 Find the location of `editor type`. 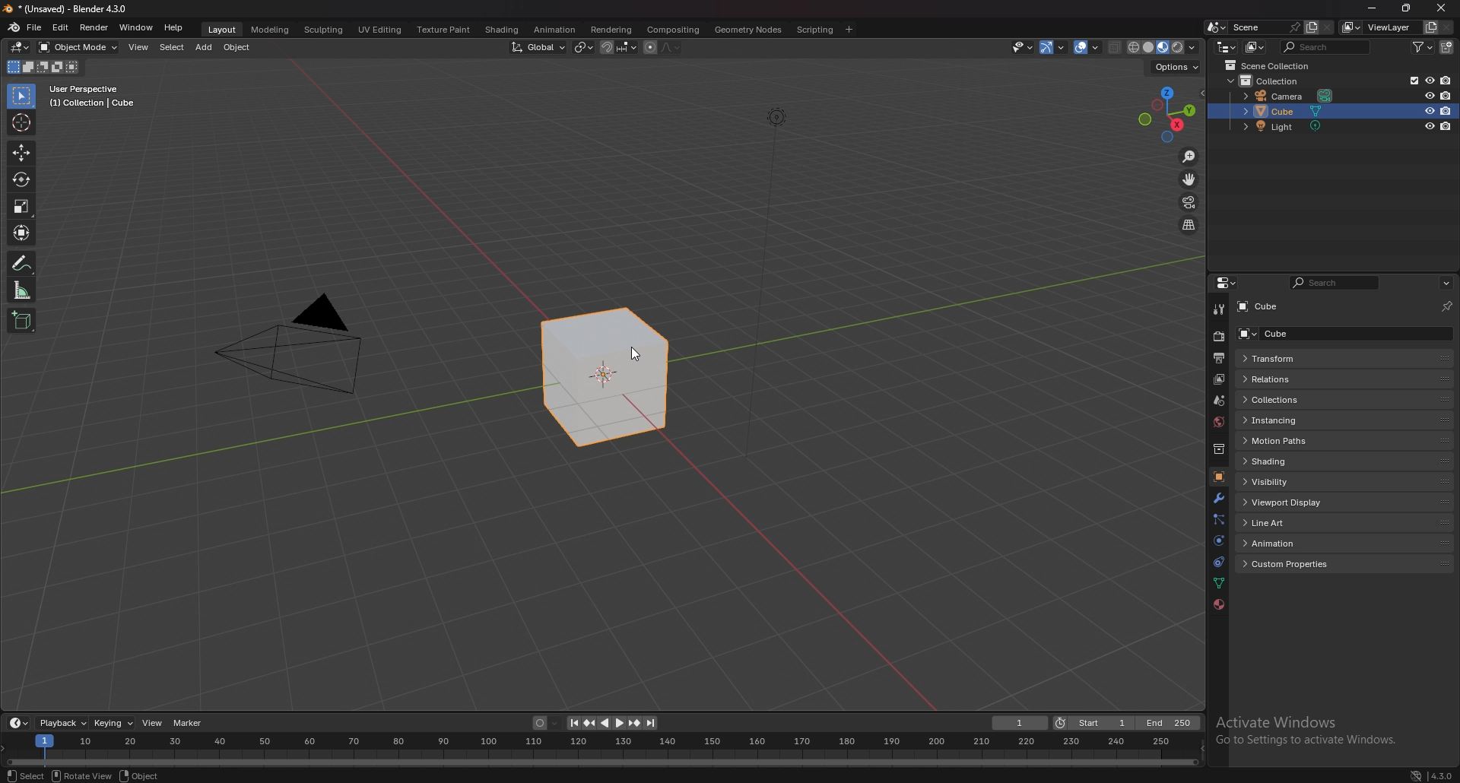

editor type is located at coordinates (19, 724).